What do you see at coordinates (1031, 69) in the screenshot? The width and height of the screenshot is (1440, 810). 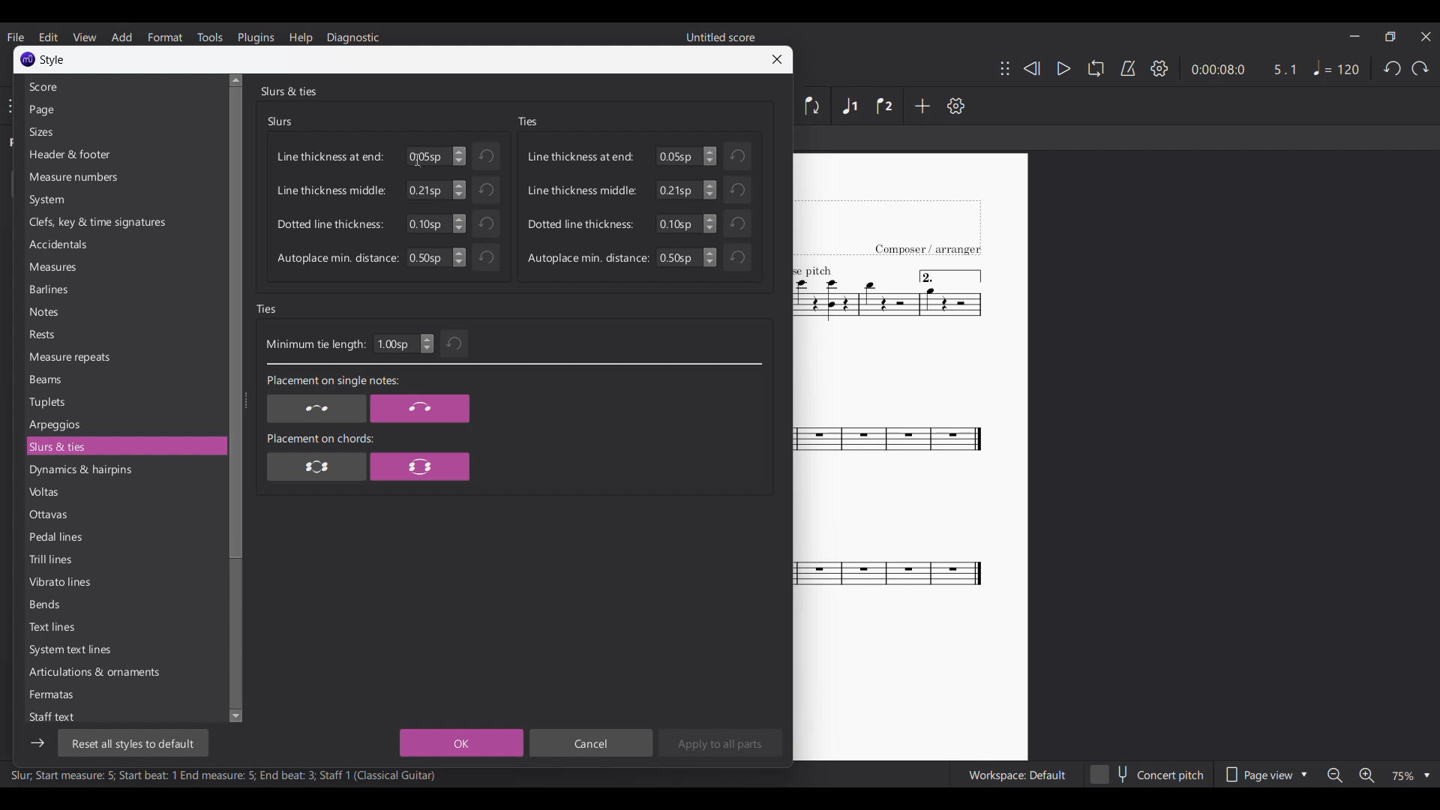 I see `Rewind` at bounding box center [1031, 69].